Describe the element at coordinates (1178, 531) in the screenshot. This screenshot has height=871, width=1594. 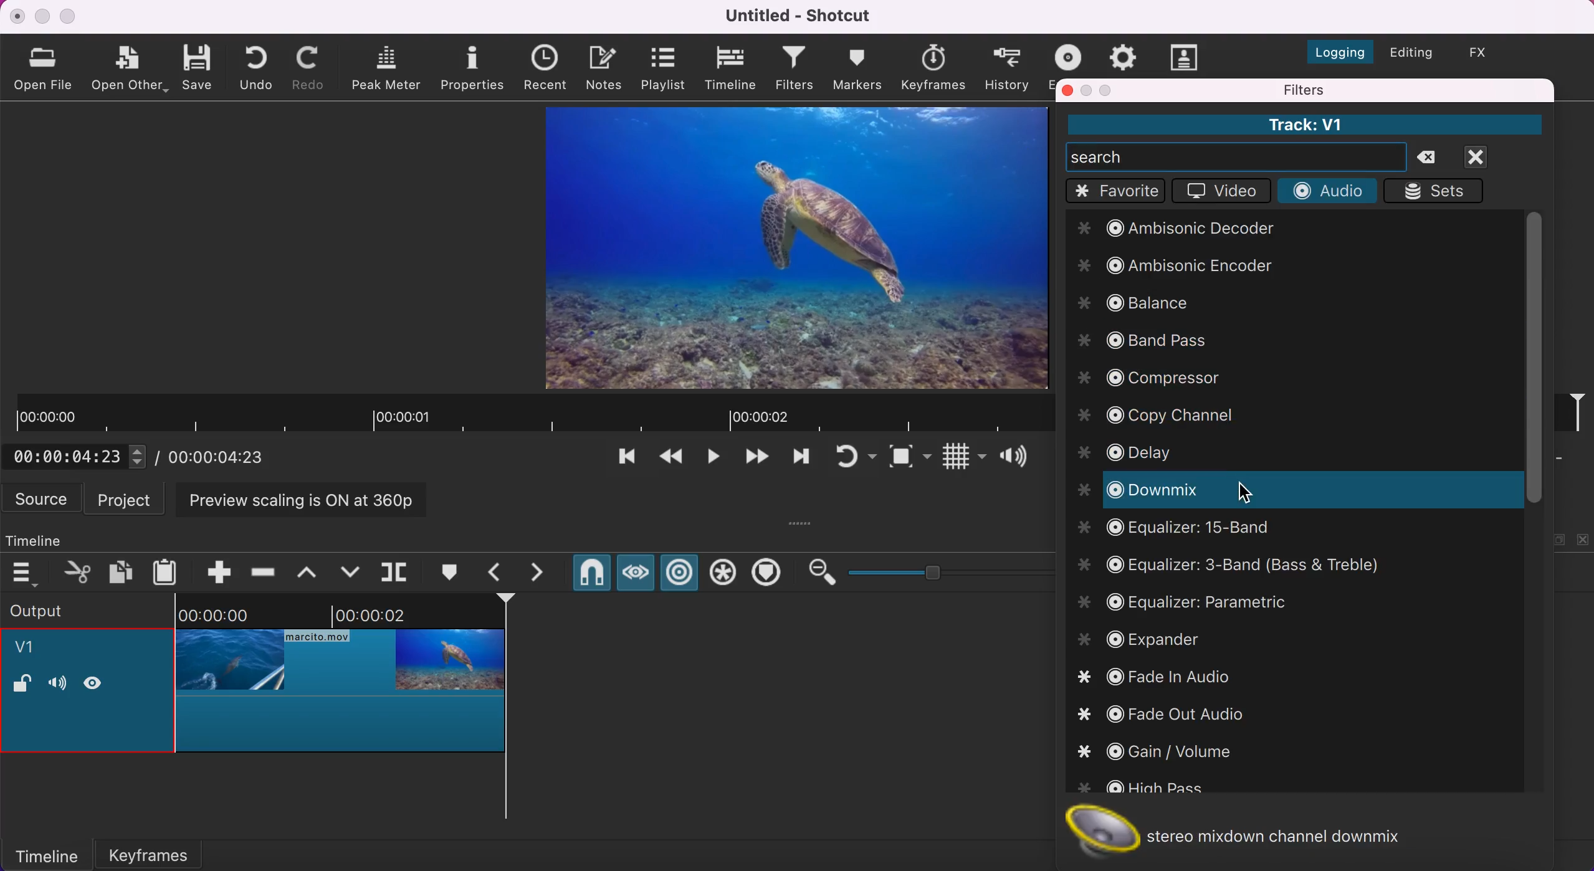
I see `equalizer: 15-band` at that location.